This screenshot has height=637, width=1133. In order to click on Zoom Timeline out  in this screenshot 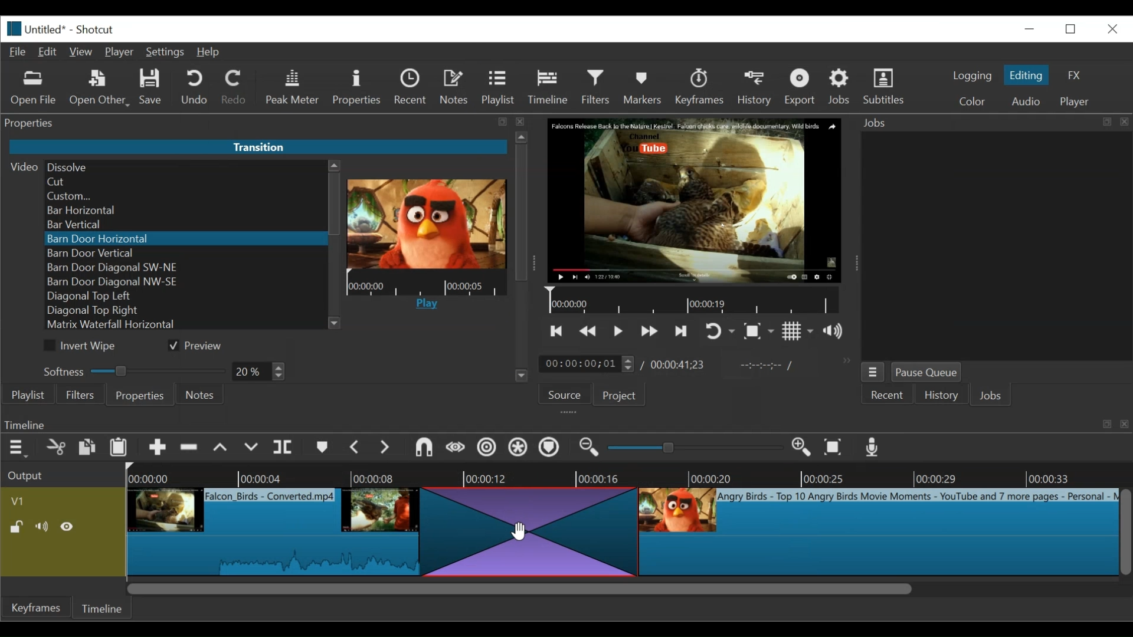, I will do `click(588, 448)`.